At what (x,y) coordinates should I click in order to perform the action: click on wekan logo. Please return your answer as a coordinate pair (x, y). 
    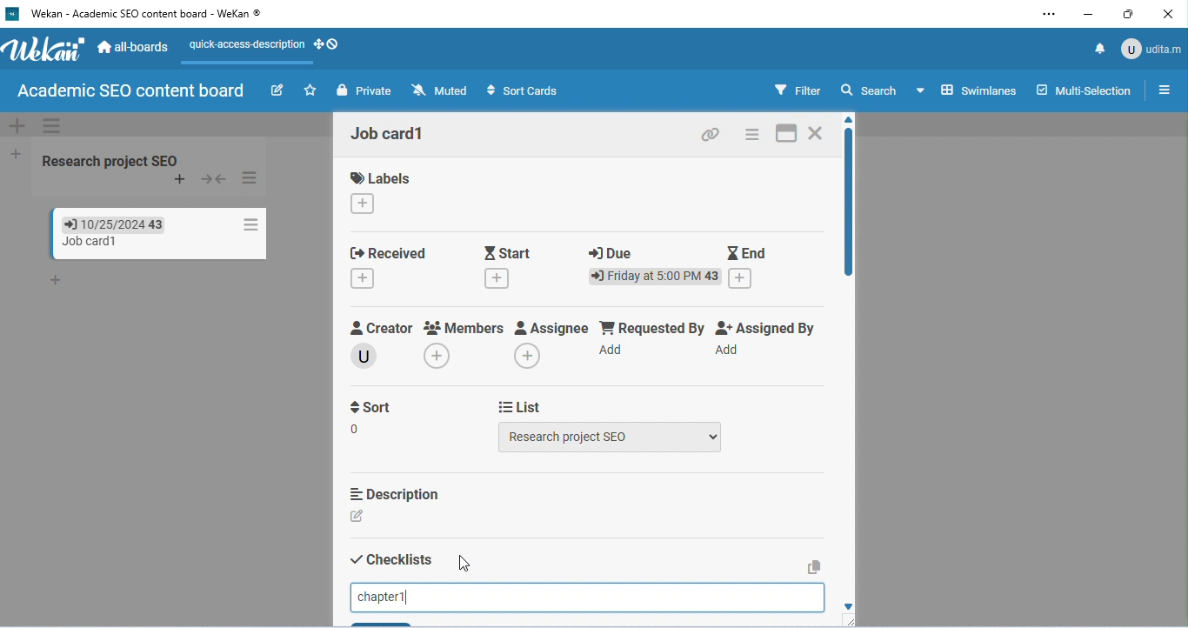
    Looking at the image, I should click on (45, 52).